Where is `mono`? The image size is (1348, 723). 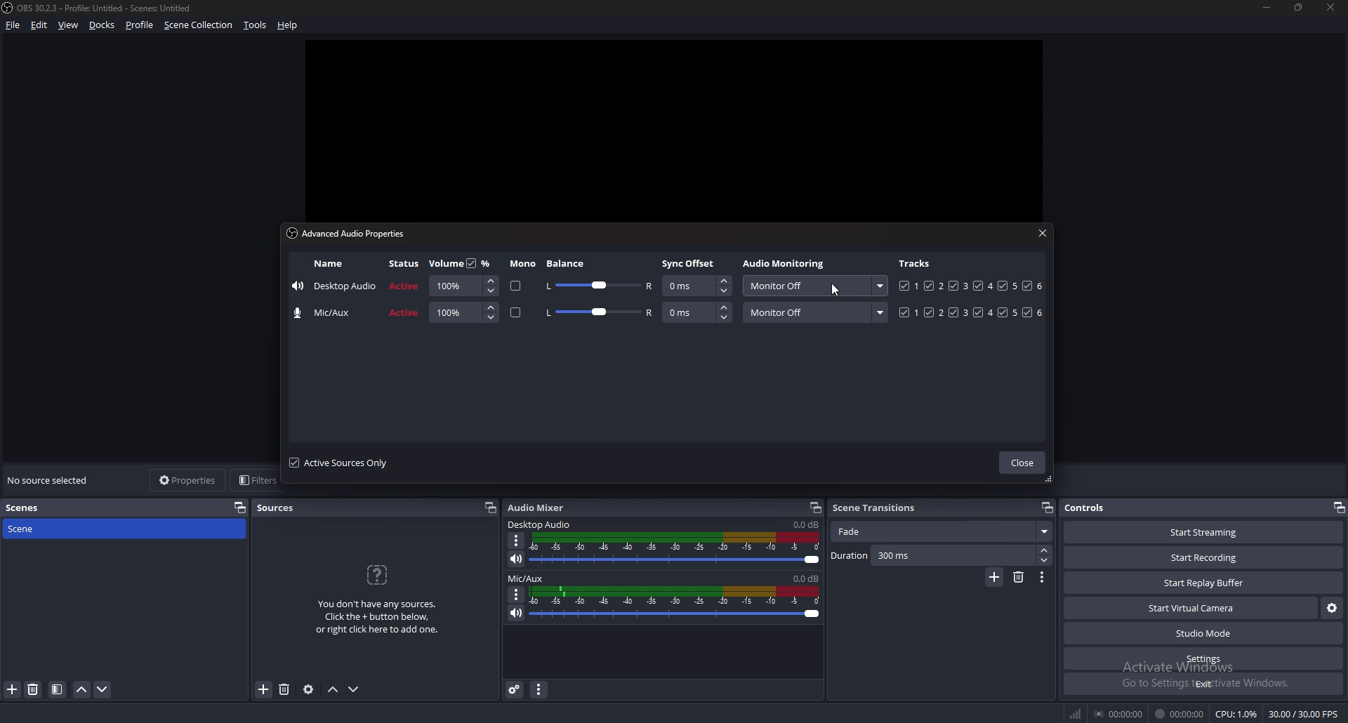 mono is located at coordinates (522, 264).